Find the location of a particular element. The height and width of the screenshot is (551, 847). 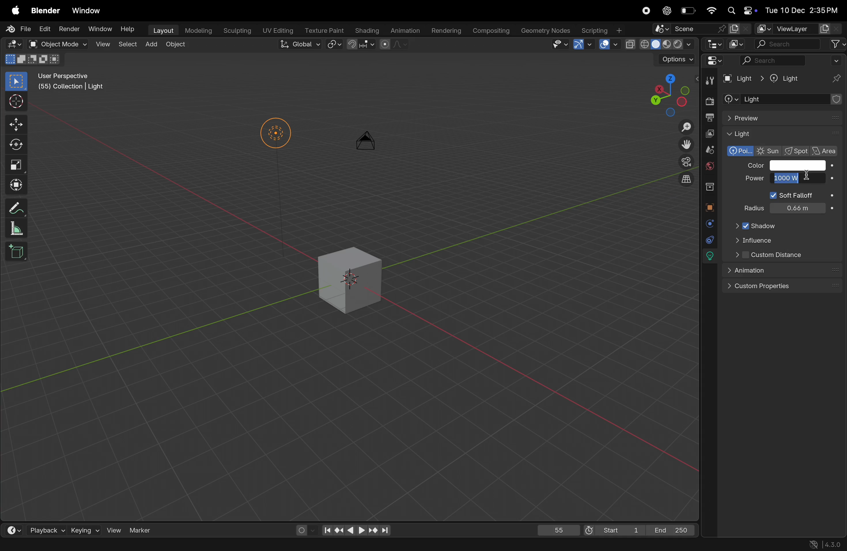

compsing is located at coordinates (494, 30).